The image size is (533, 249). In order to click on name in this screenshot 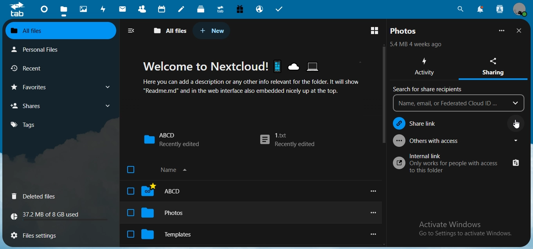, I will do `click(175, 171)`.